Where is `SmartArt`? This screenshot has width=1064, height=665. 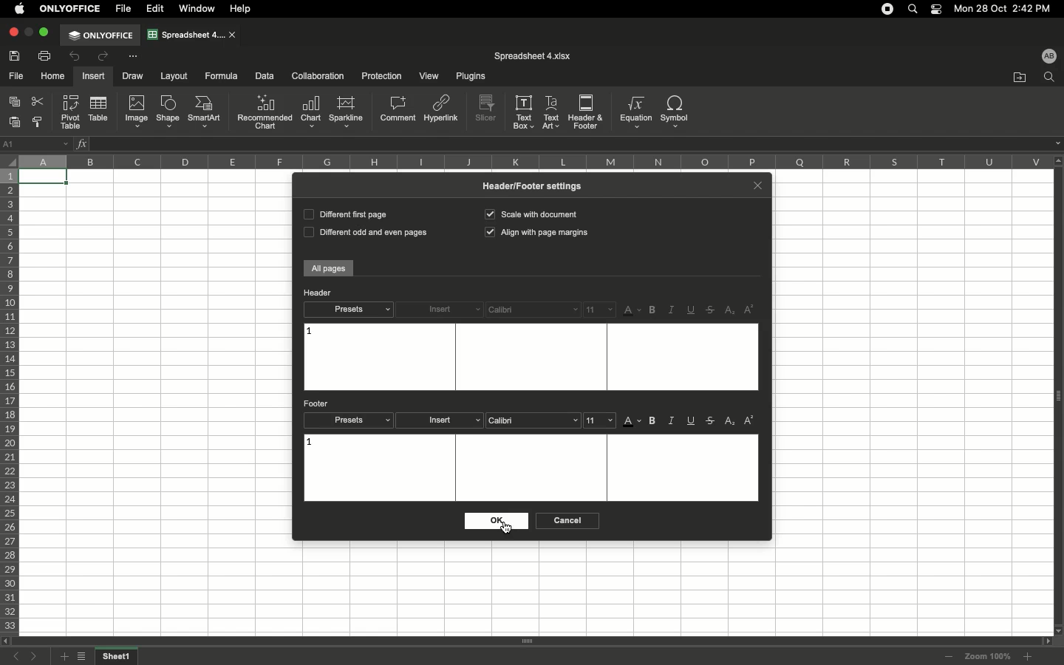
SmartArt is located at coordinates (206, 112).